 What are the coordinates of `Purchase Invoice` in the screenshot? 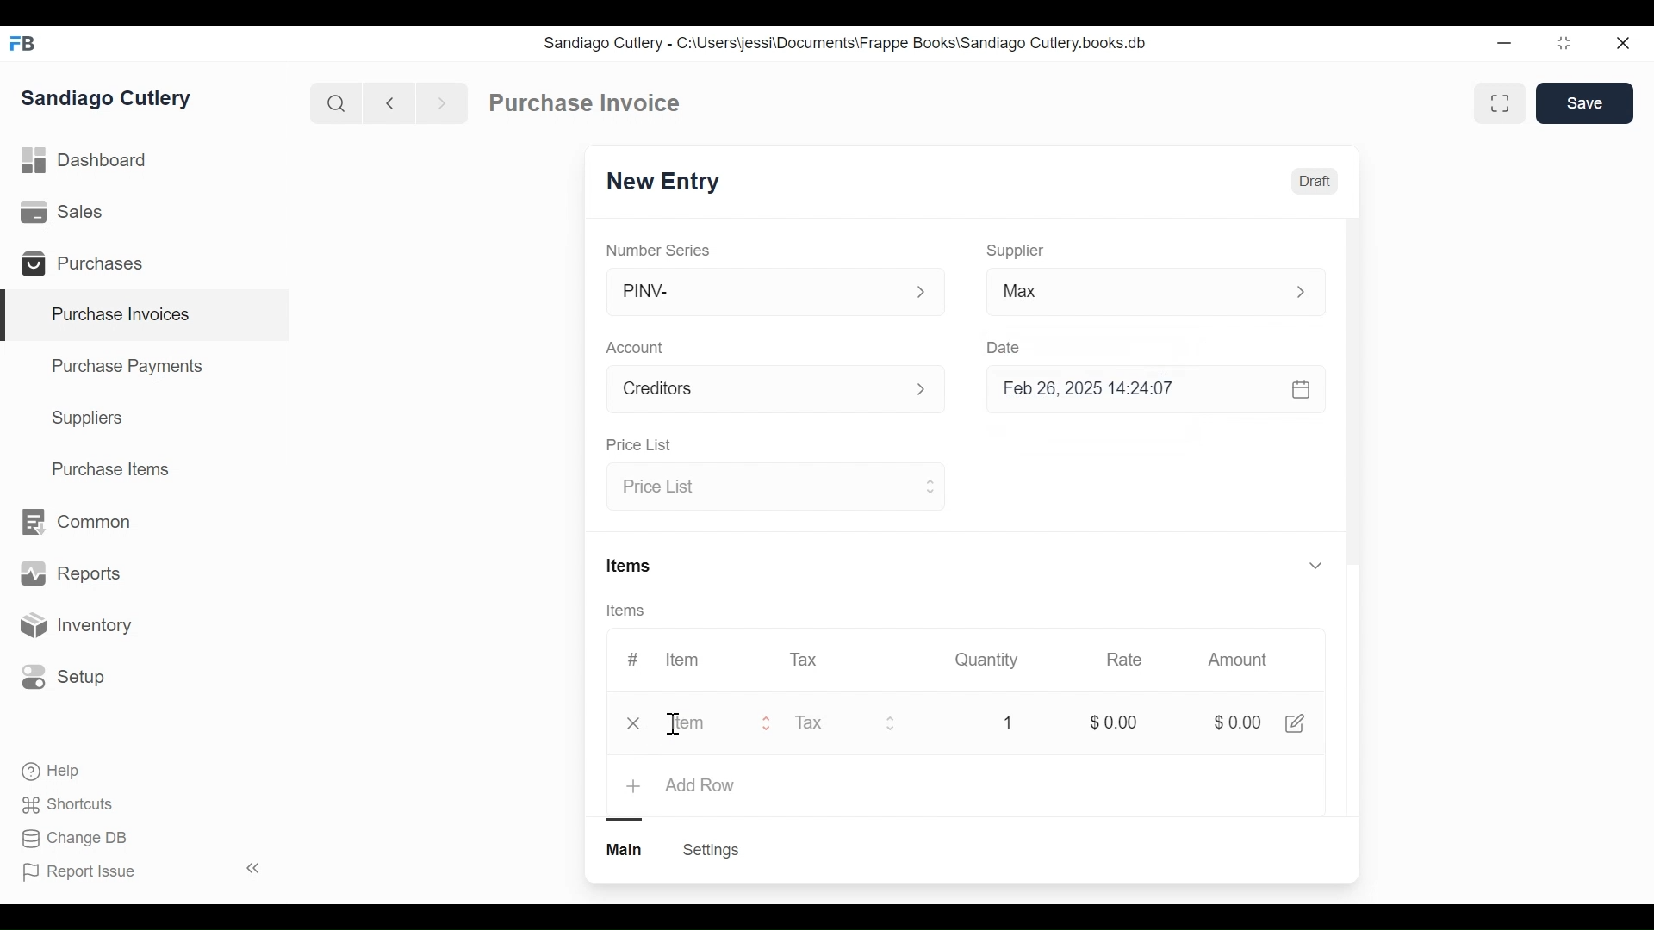 It's located at (587, 103).